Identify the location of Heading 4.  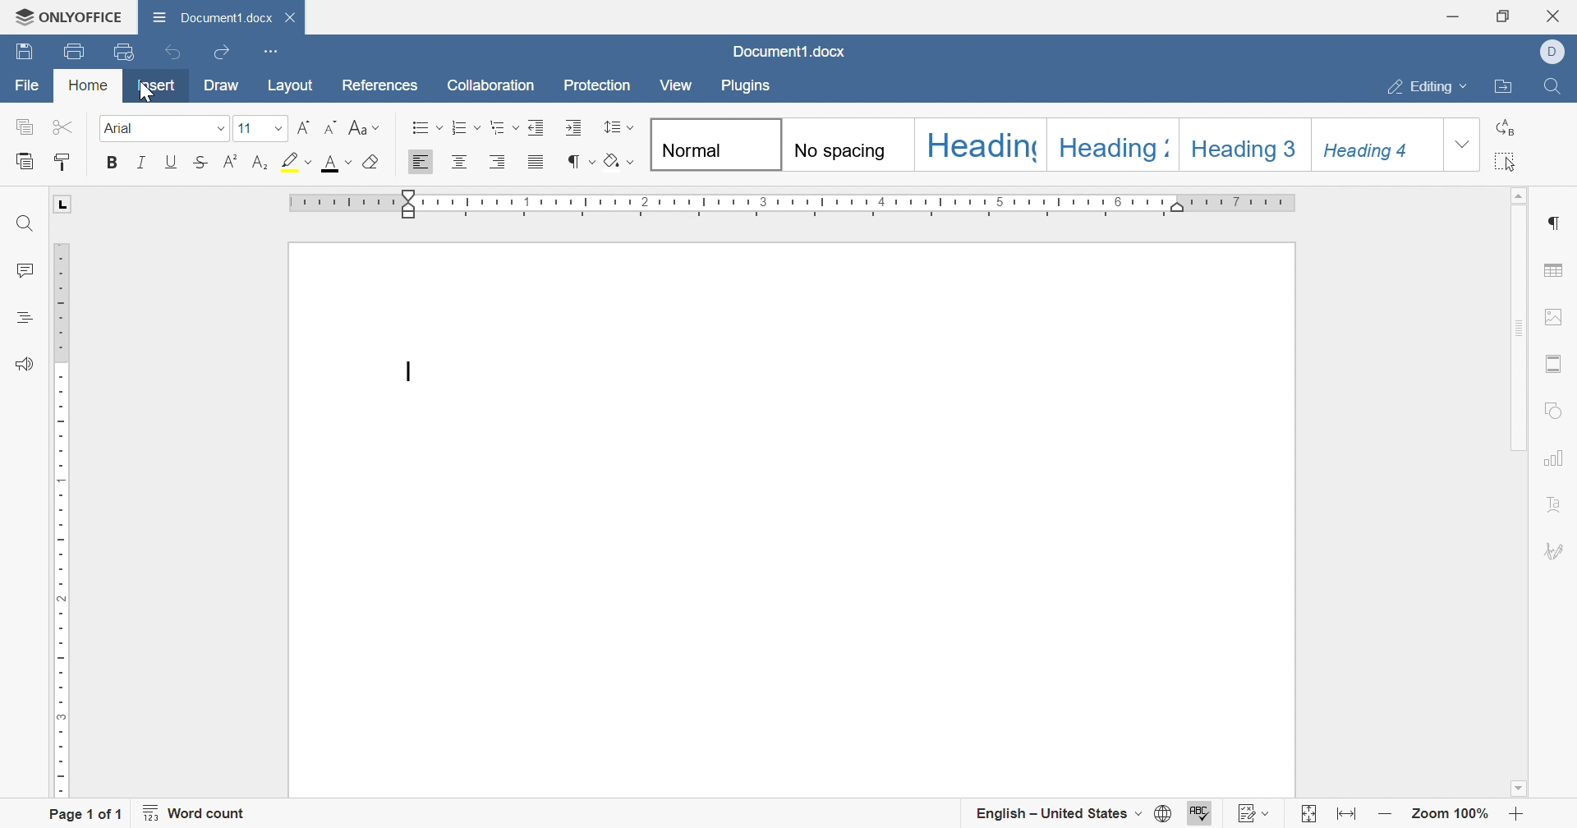
(1371, 153).